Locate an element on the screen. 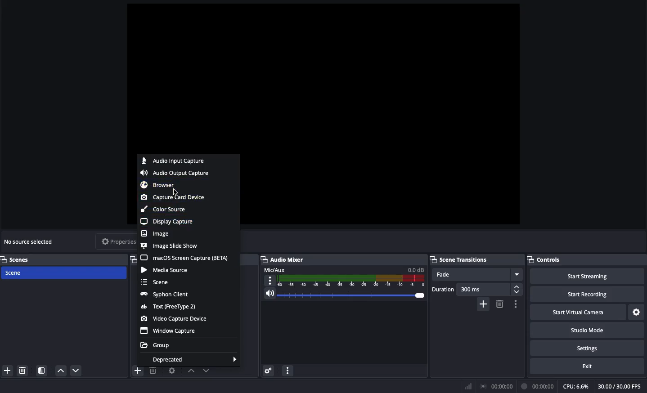 Image resolution: width=647 pixels, height=393 pixels. Start virtual camera is located at coordinates (580, 311).